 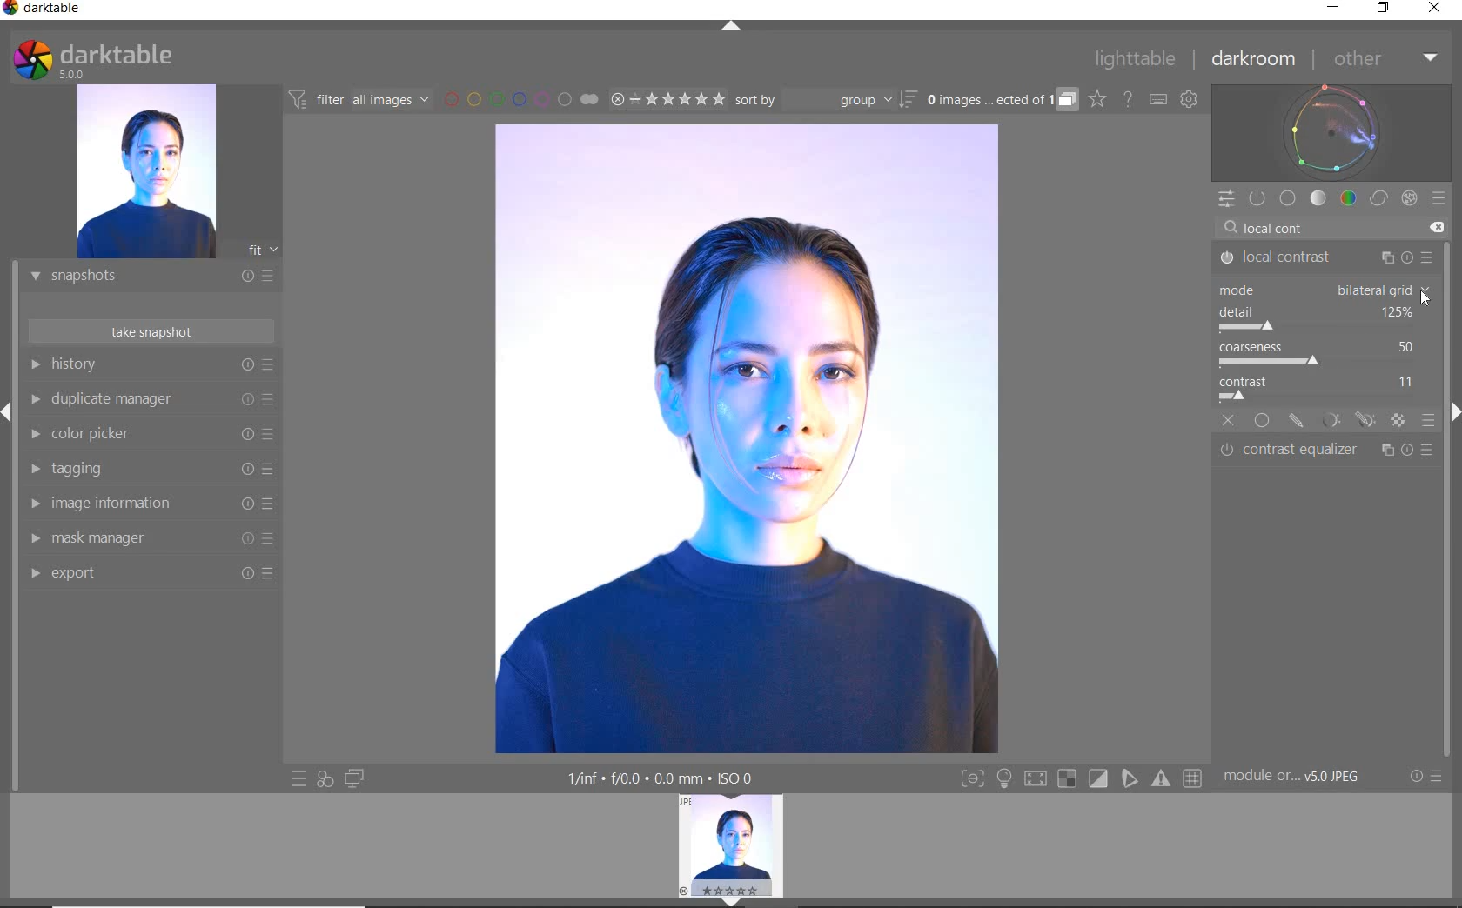 I want to click on RESET OR PRESETS & PREFERENCES, so click(x=1428, y=776).